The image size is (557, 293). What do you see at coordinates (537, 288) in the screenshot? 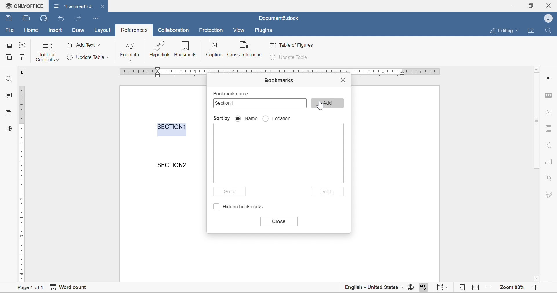
I see `zoom out` at bounding box center [537, 288].